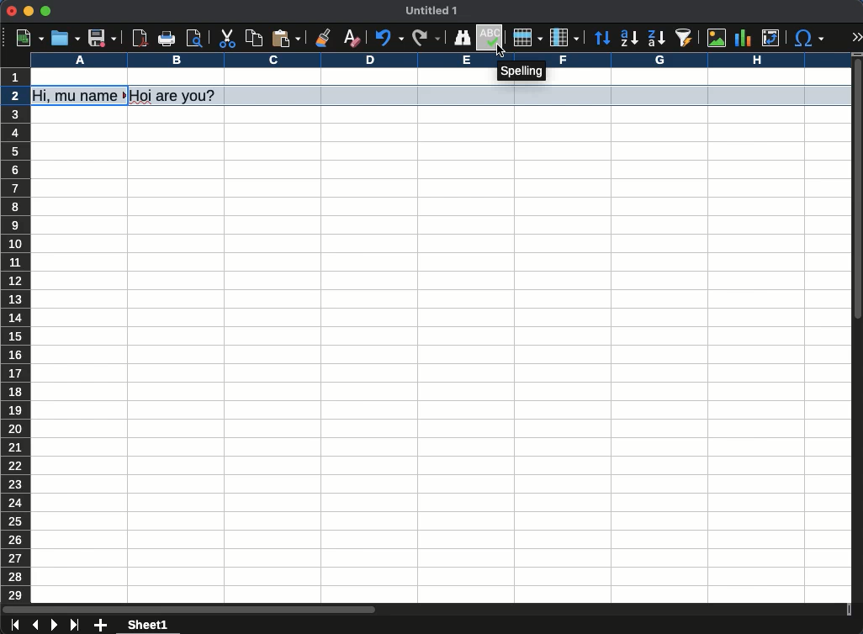  Describe the element at coordinates (77, 626) in the screenshot. I see `last sheet` at that location.